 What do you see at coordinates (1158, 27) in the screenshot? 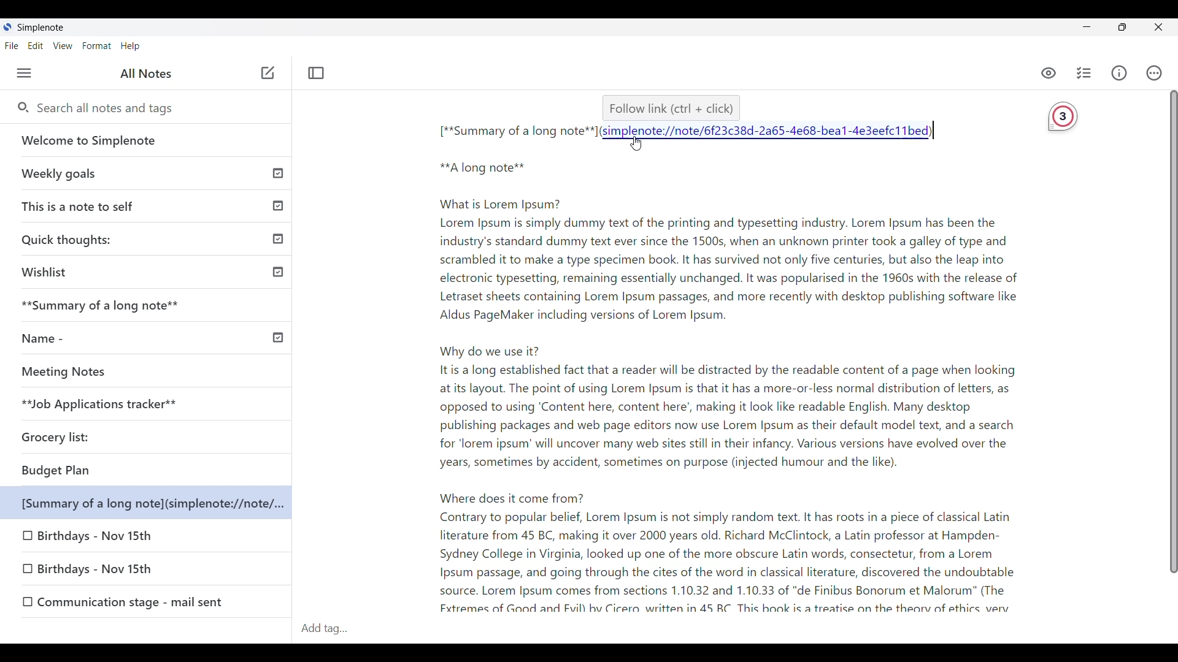
I see `Close interface` at bounding box center [1158, 27].